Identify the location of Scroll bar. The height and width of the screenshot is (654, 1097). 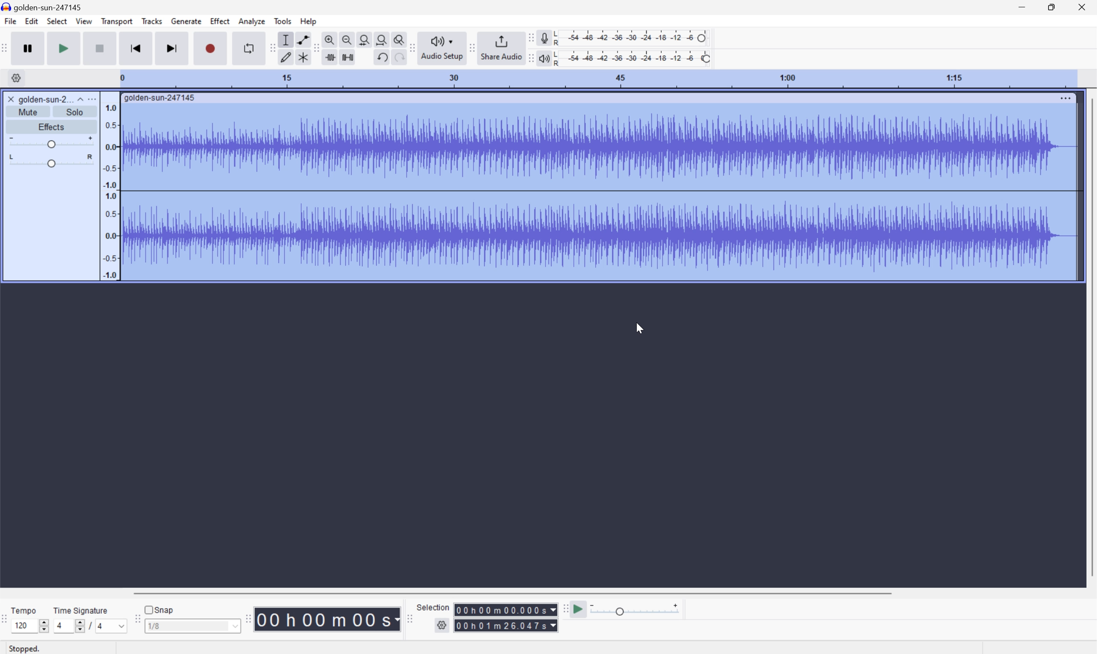
(517, 591).